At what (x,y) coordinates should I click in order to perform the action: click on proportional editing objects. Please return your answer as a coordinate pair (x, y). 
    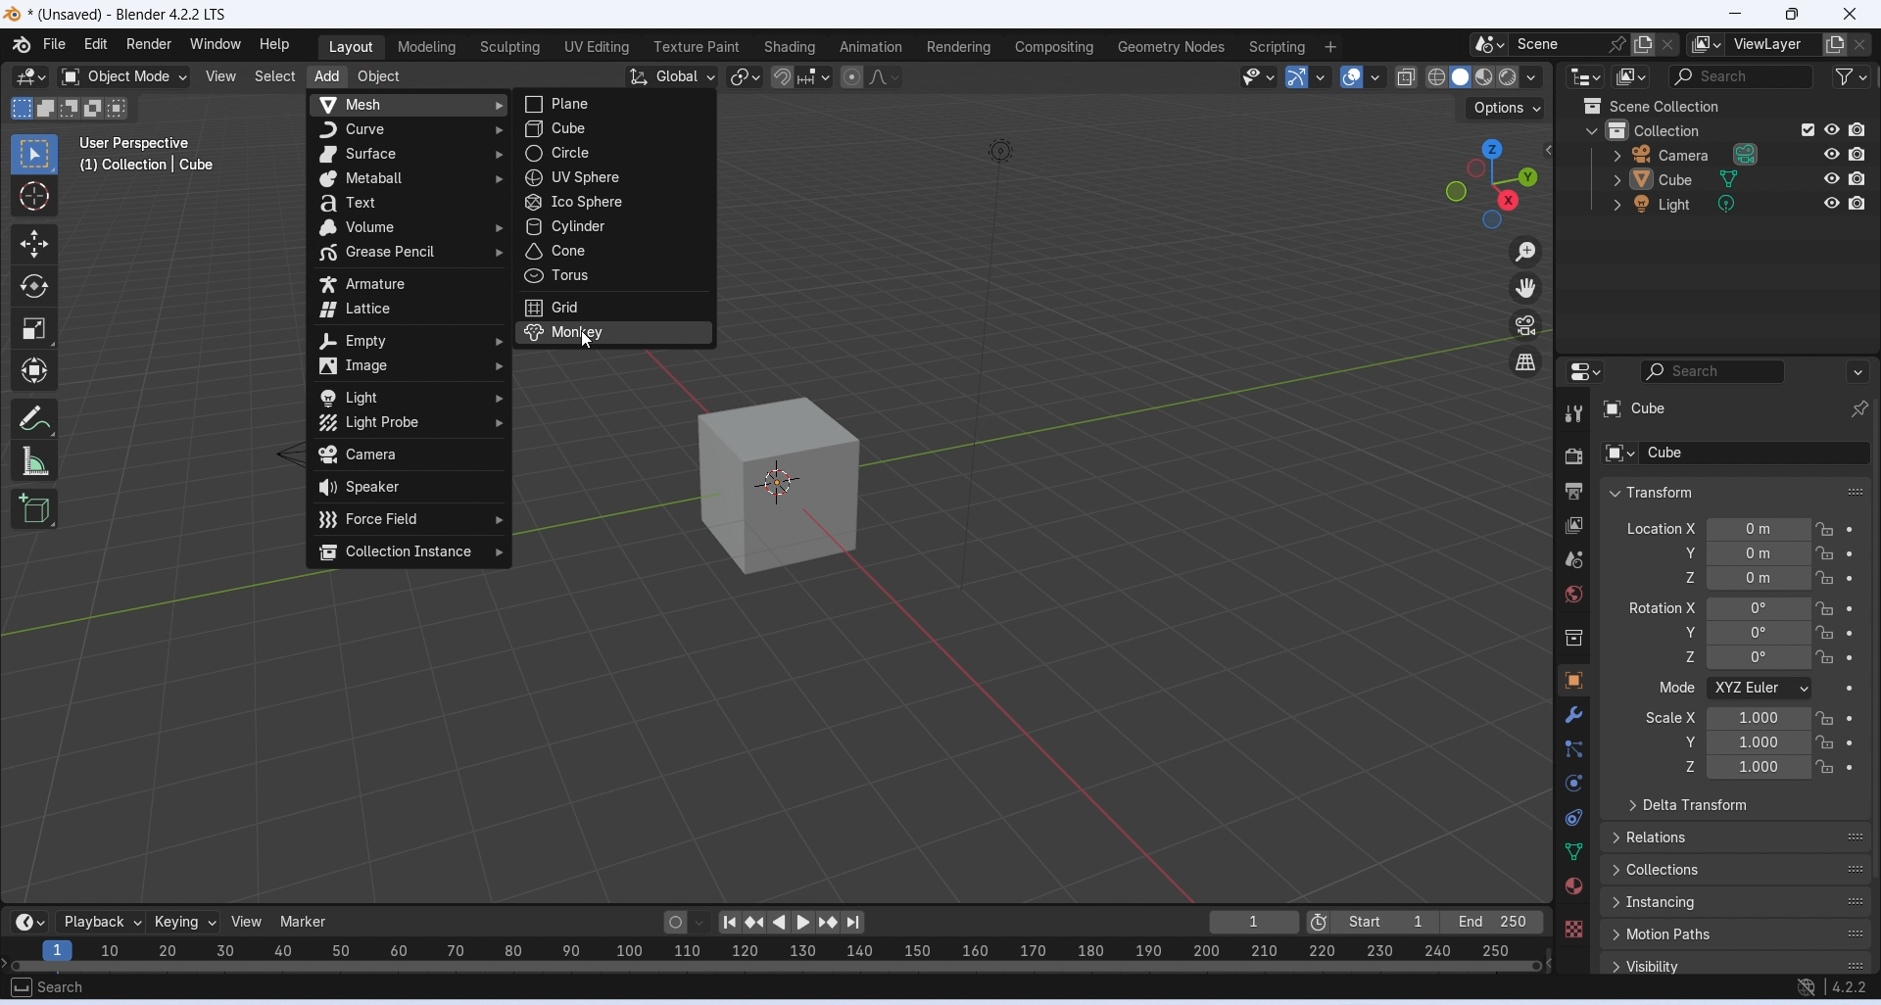
    Looking at the image, I should click on (853, 77).